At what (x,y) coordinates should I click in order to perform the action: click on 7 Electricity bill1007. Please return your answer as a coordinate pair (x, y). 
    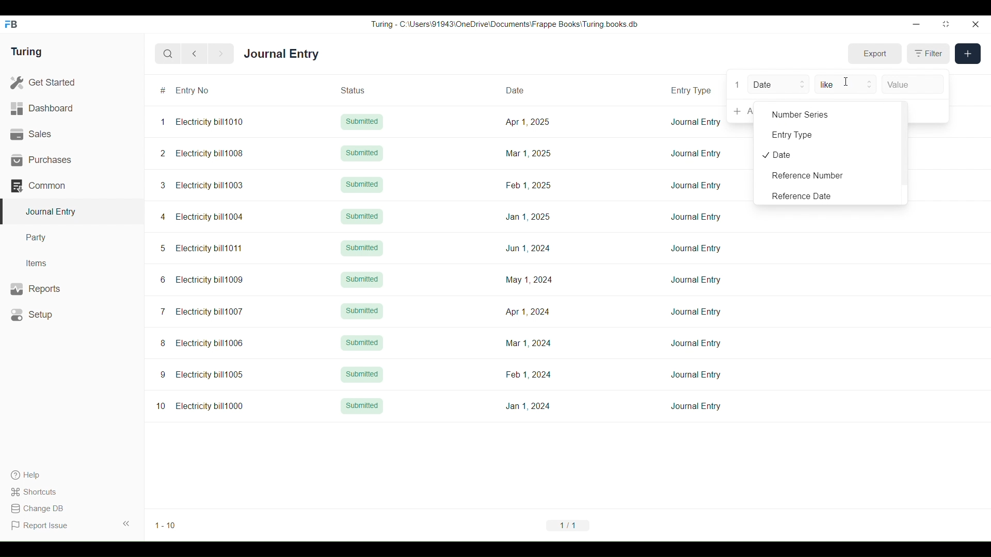
    Looking at the image, I should click on (201, 312).